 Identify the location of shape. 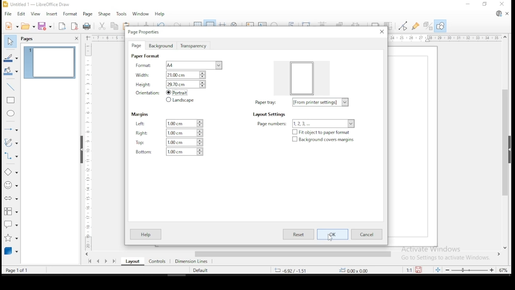
(106, 14).